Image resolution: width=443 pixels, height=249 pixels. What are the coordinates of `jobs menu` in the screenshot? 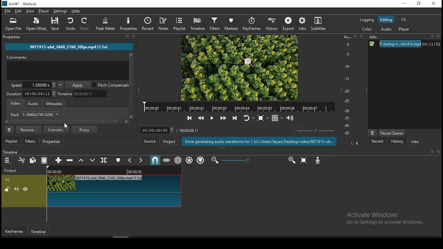 It's located at (372, 133).